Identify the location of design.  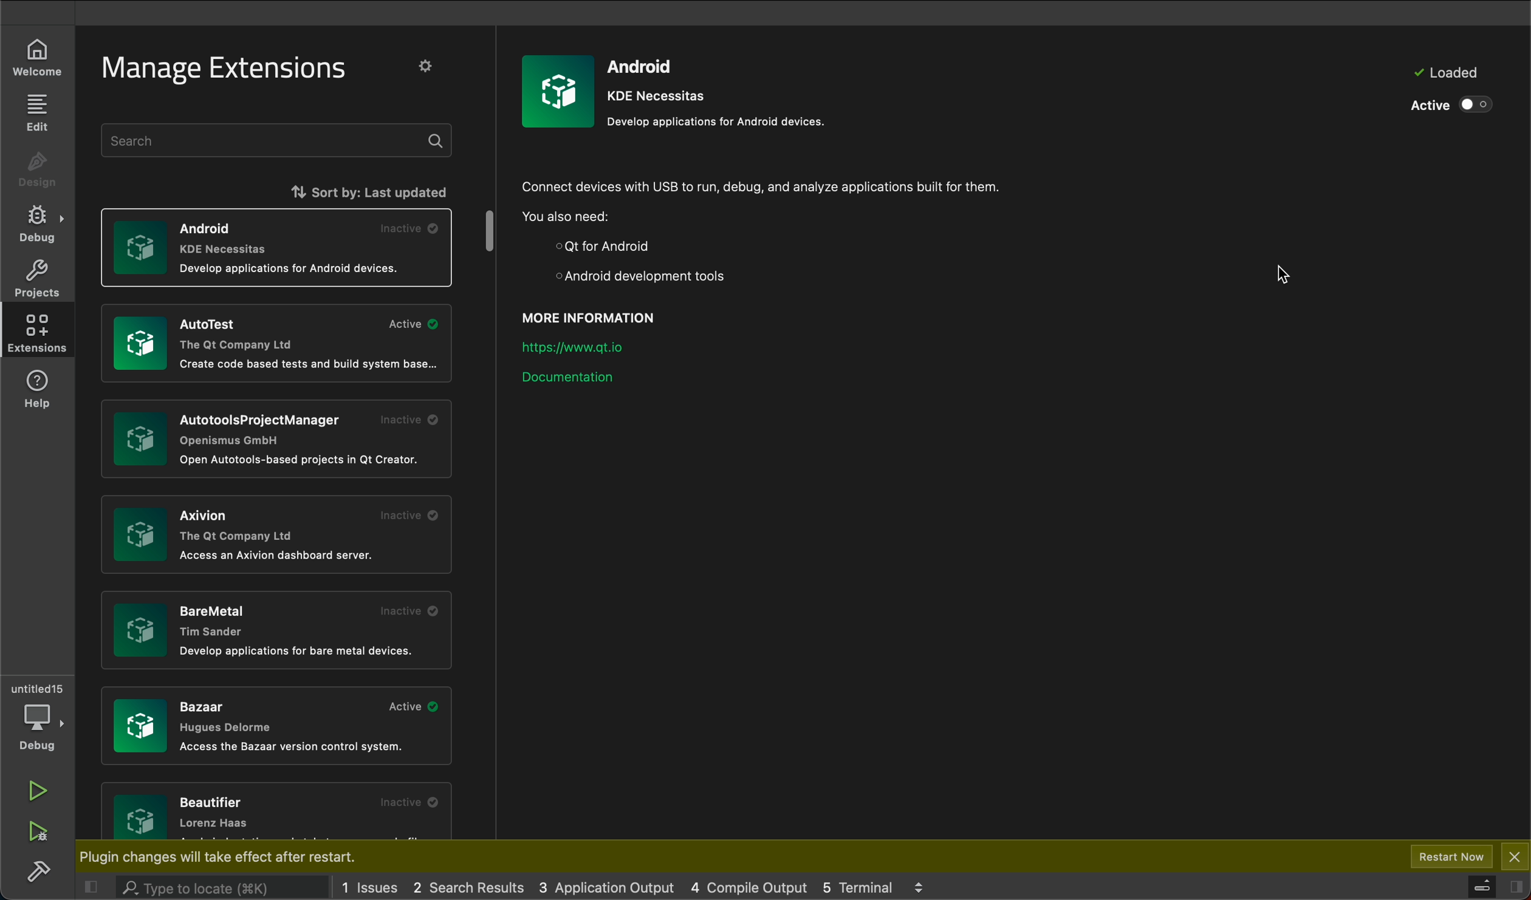
(36, 171).